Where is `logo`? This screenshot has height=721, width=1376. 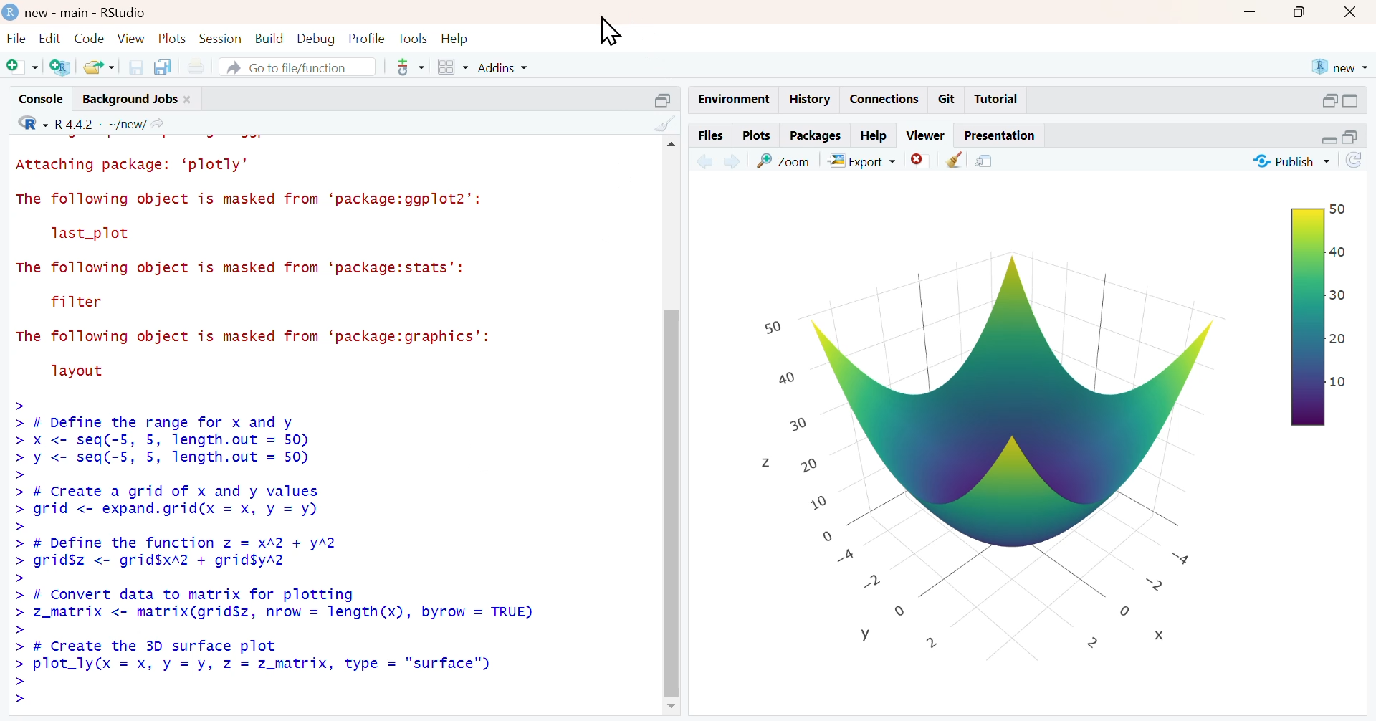
logo is located at coordinates (9, 11).